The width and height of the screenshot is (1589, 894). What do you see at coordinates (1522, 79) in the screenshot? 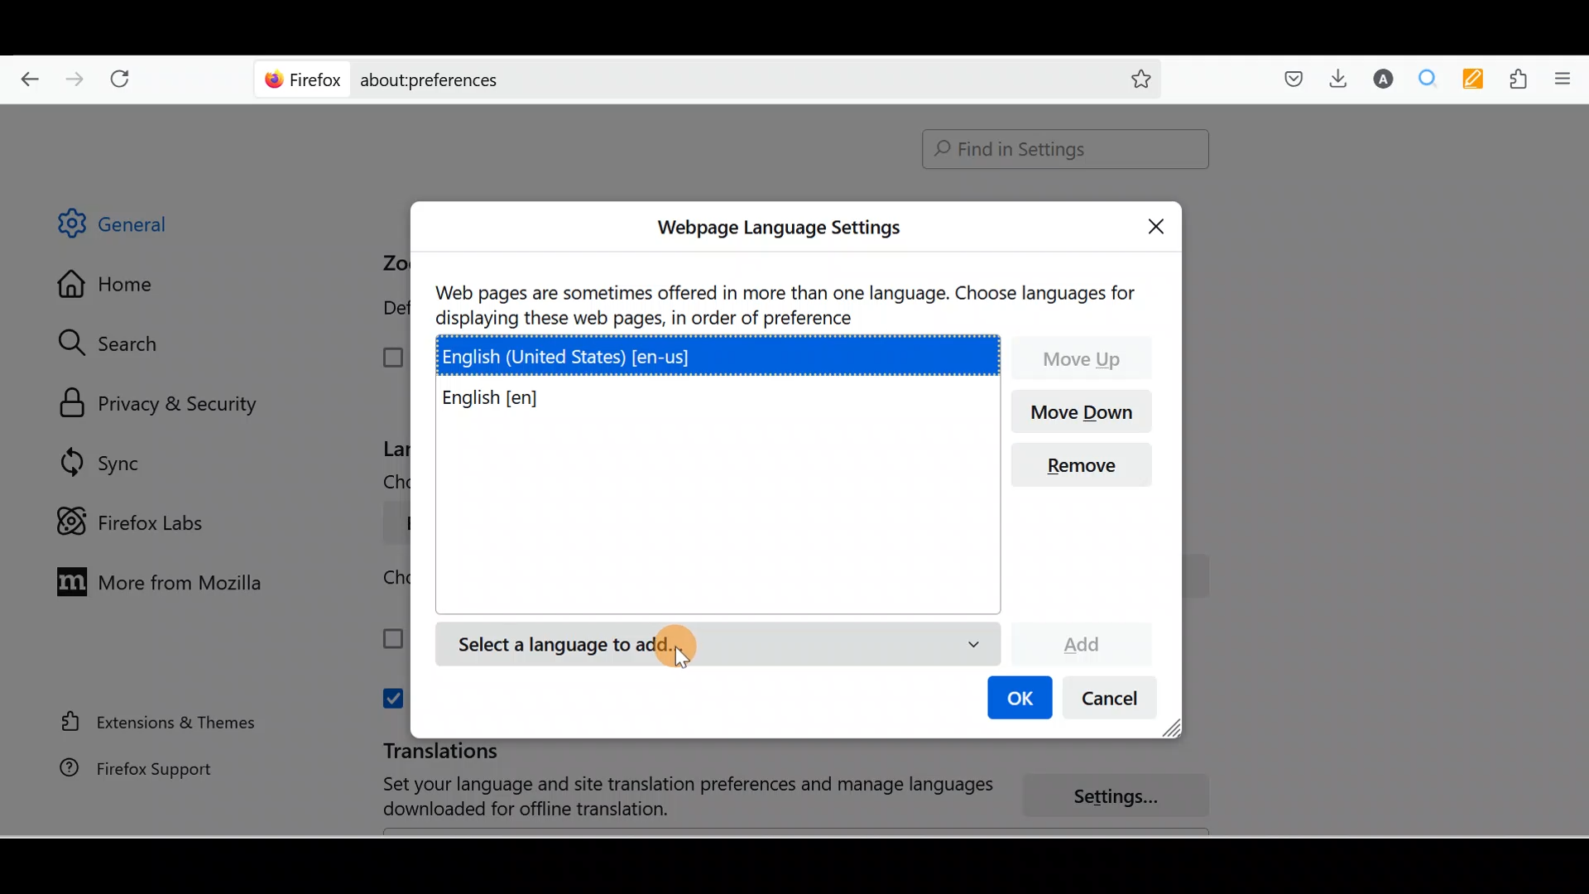
I see `Extensions` at bounding box center [1522, 79].